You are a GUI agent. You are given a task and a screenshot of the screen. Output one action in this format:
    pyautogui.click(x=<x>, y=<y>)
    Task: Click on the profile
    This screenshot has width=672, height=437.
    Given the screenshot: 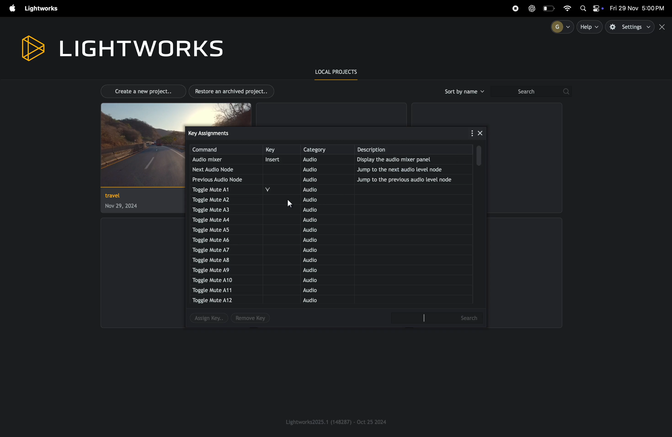 What is the action you would take?
    pyautogui.click(x=560, y=27)
    